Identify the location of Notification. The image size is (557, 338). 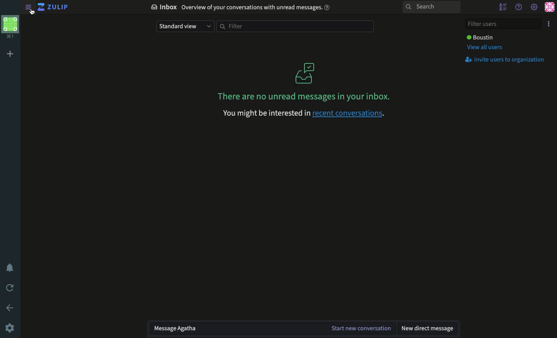
(9, 267).